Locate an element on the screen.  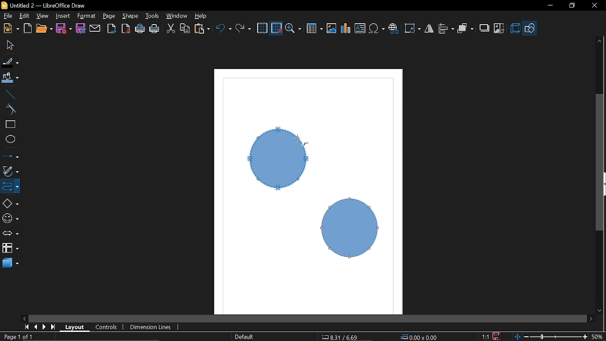
next page is located at coordinates (45, 326).